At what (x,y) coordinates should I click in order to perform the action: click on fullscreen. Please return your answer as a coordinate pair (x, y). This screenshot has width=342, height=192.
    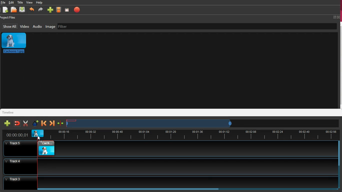
    Looking at the image, I should click on (336, 16).